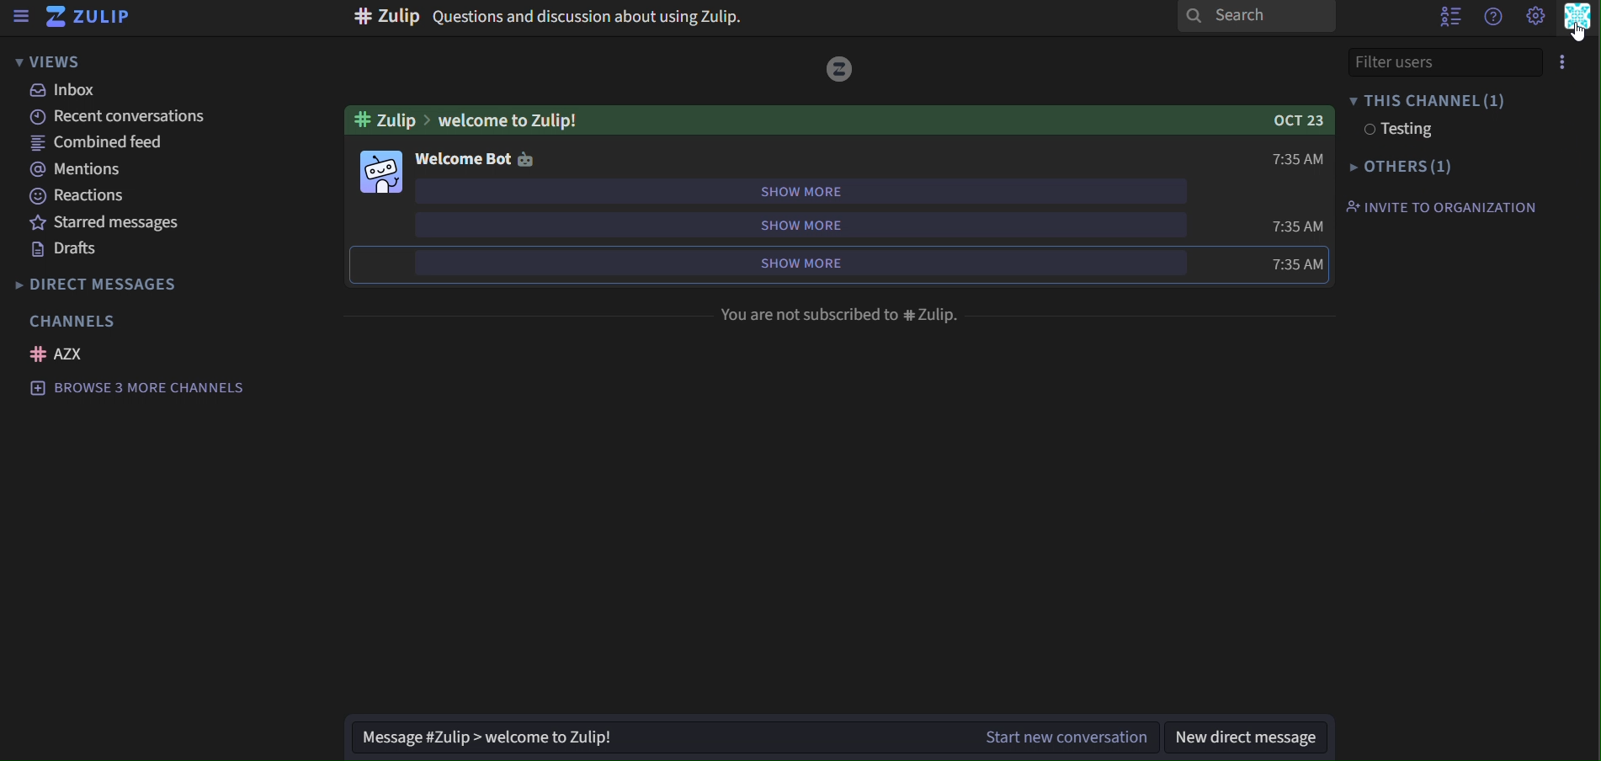  What do you see at coordinates (810, 228) in the screenshot?
I see `show more` at bounding box center [810, 228].